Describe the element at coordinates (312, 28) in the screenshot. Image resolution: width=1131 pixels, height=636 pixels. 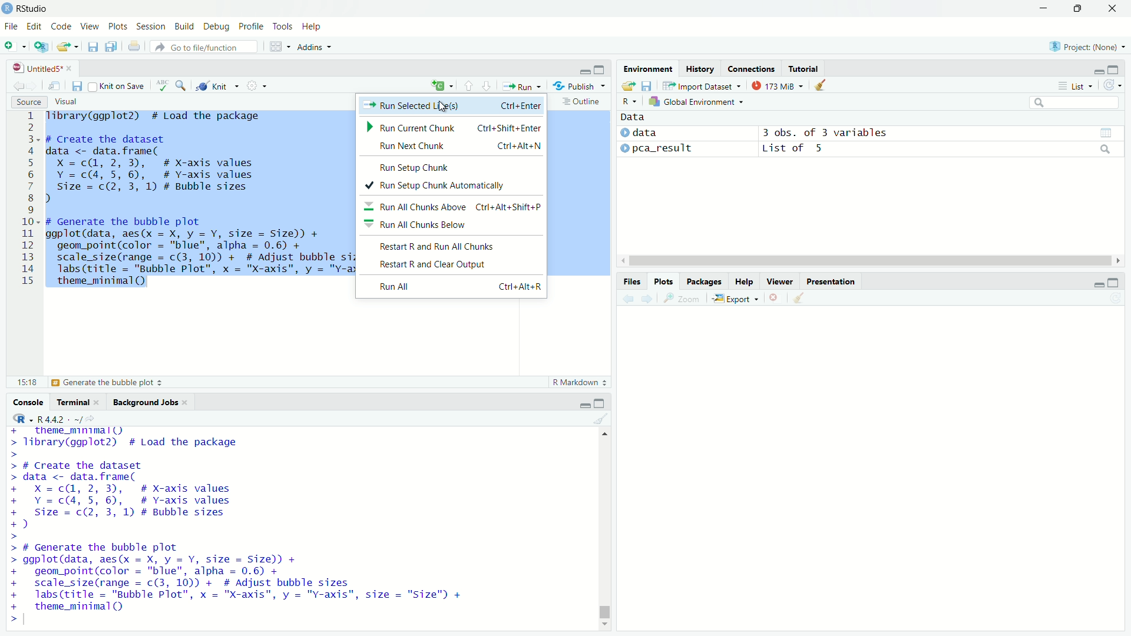
I see `help` at that location.